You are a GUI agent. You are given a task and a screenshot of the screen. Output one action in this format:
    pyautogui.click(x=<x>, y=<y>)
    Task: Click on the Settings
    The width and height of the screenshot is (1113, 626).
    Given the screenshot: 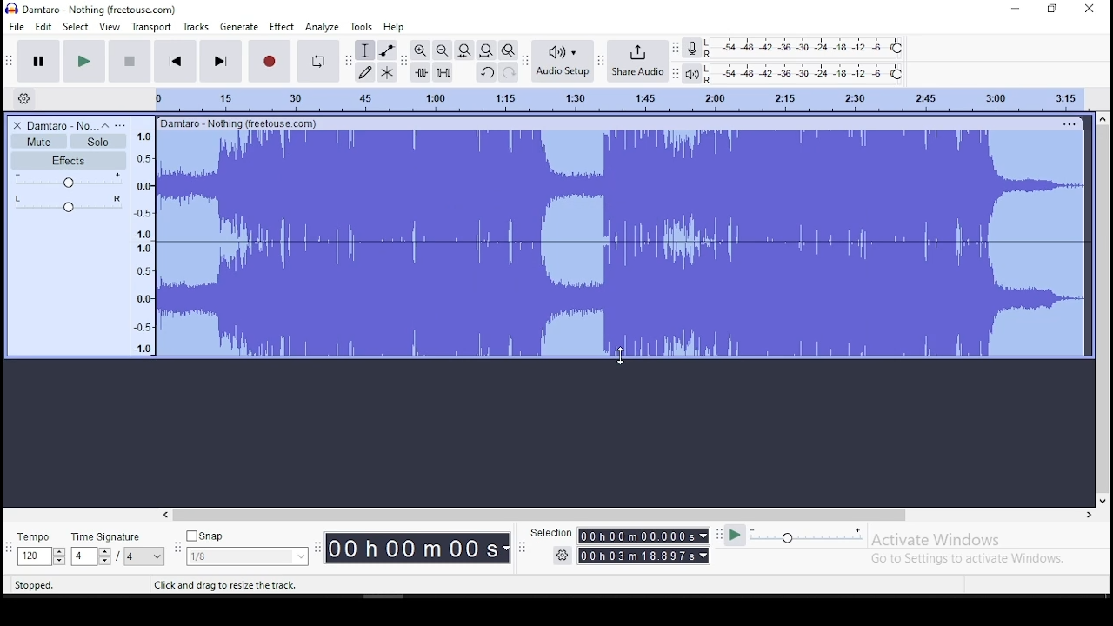 What is the action you would take?
    pyautogui.click(x=562, y=556)
    